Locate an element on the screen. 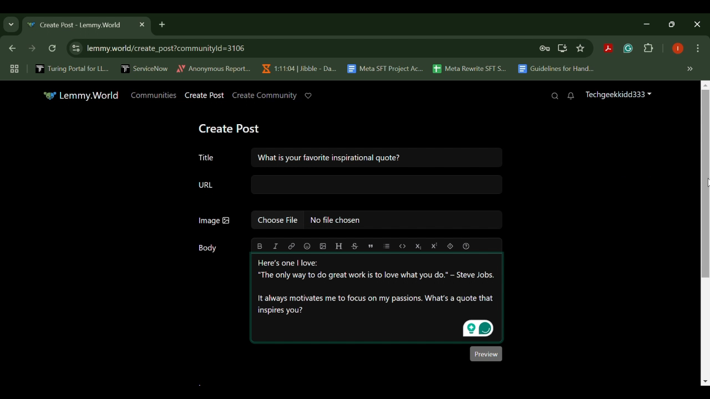  ServiceNow is located at coordinates (145, 68).